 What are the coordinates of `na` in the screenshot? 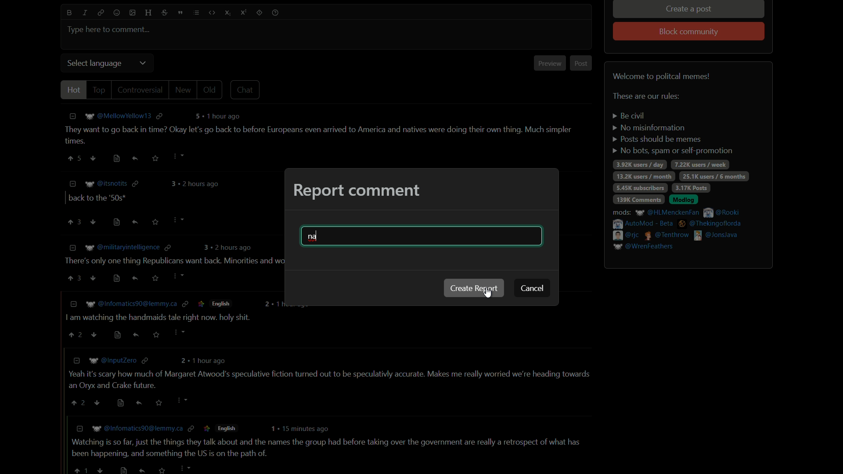 It's located at (315, 236).